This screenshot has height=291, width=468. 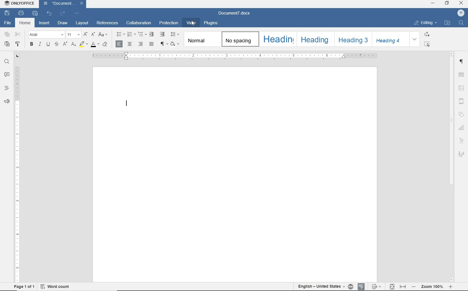 I want to click on PRINT, so click(x=21, y=13).